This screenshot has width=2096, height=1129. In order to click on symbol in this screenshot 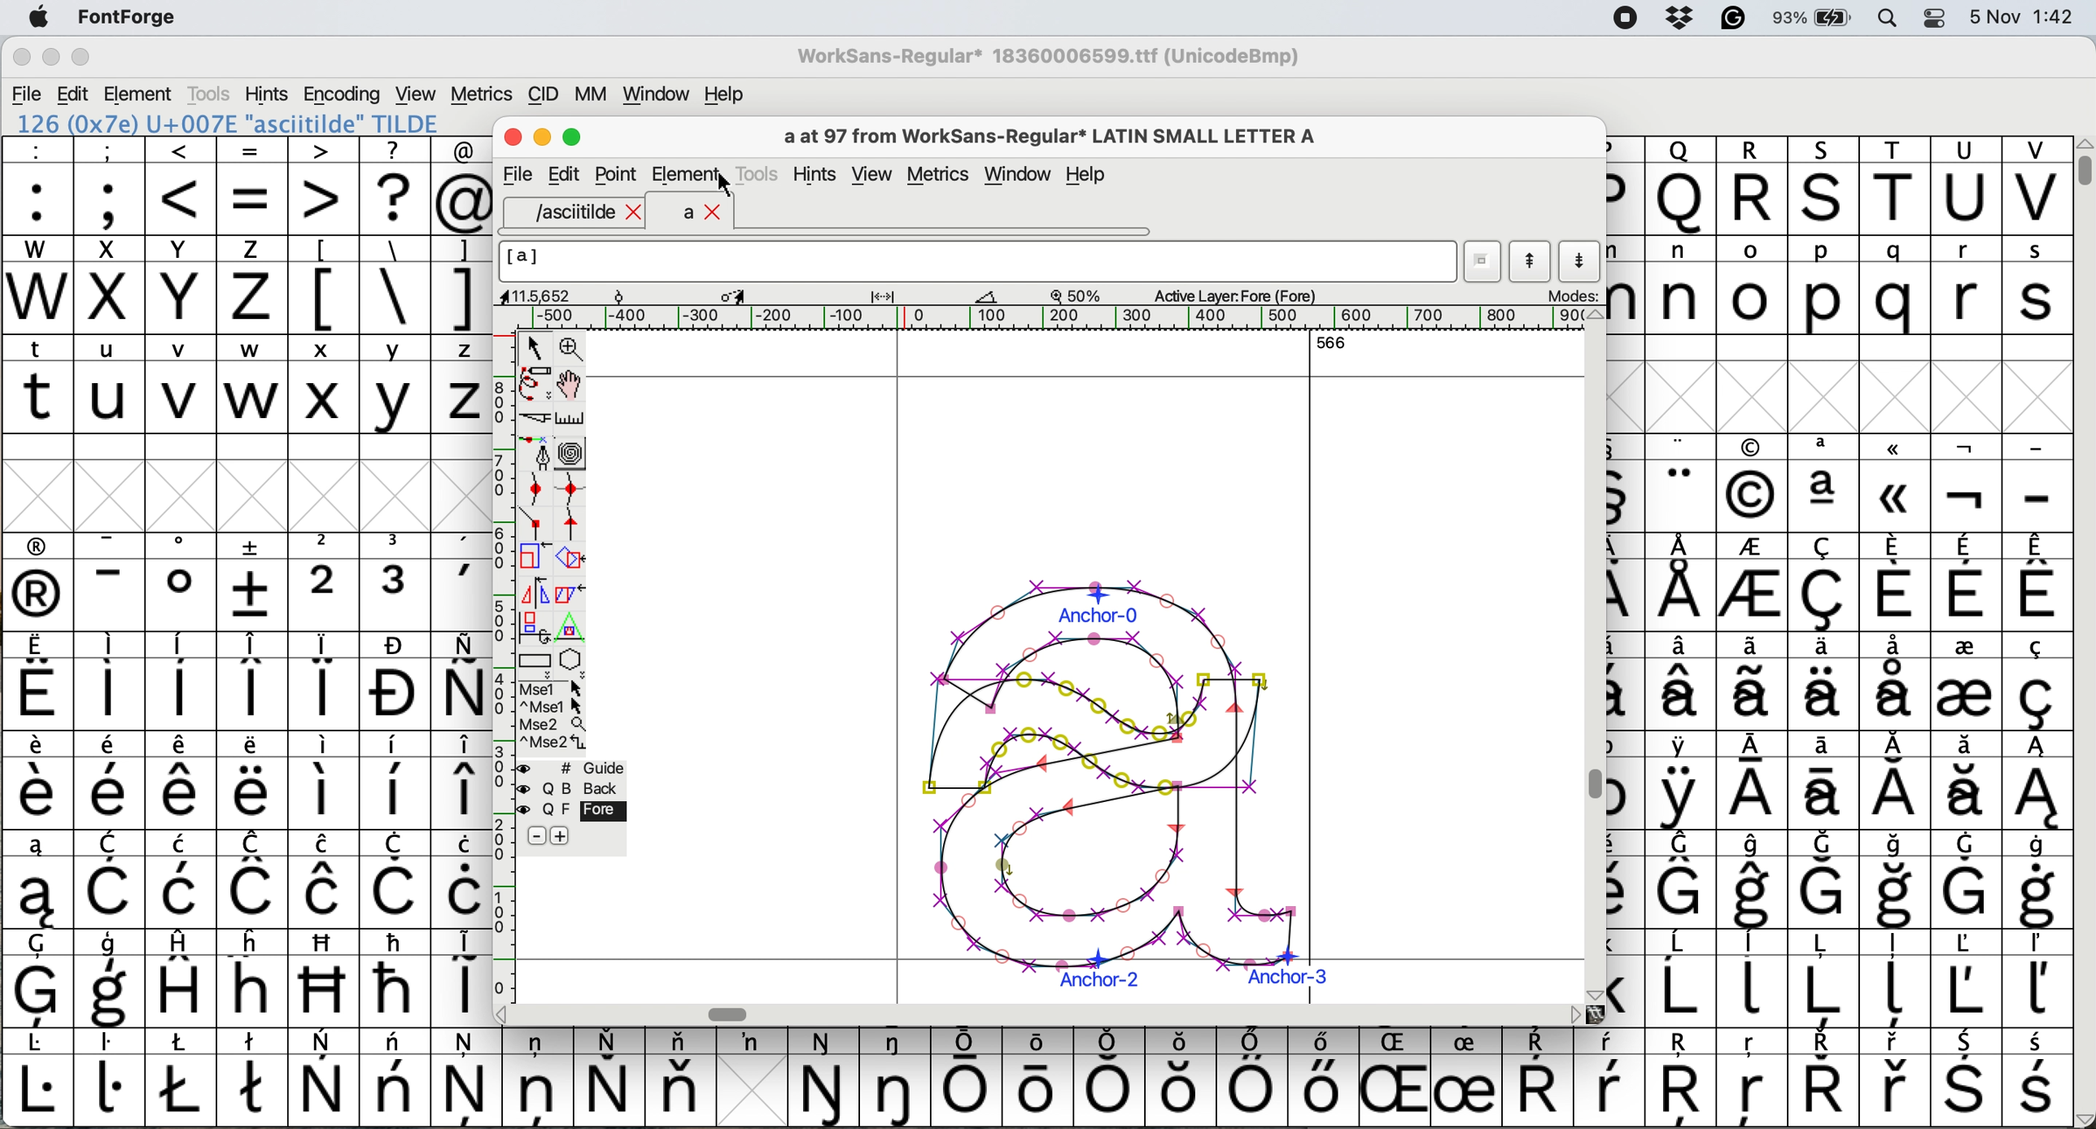, I will do `click(538, 1075)`.